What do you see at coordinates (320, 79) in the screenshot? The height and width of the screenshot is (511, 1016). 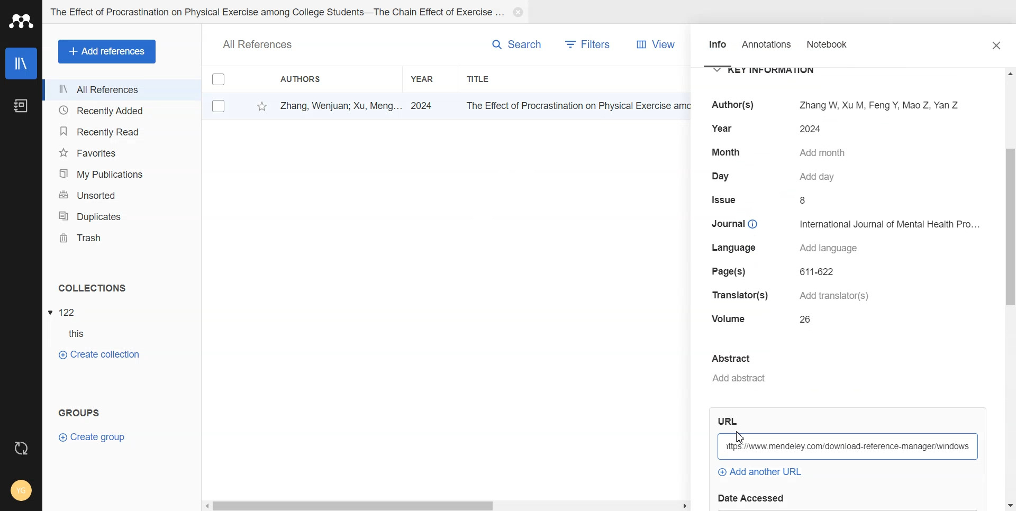 I see `Authors` at bounding box center [320, 79].